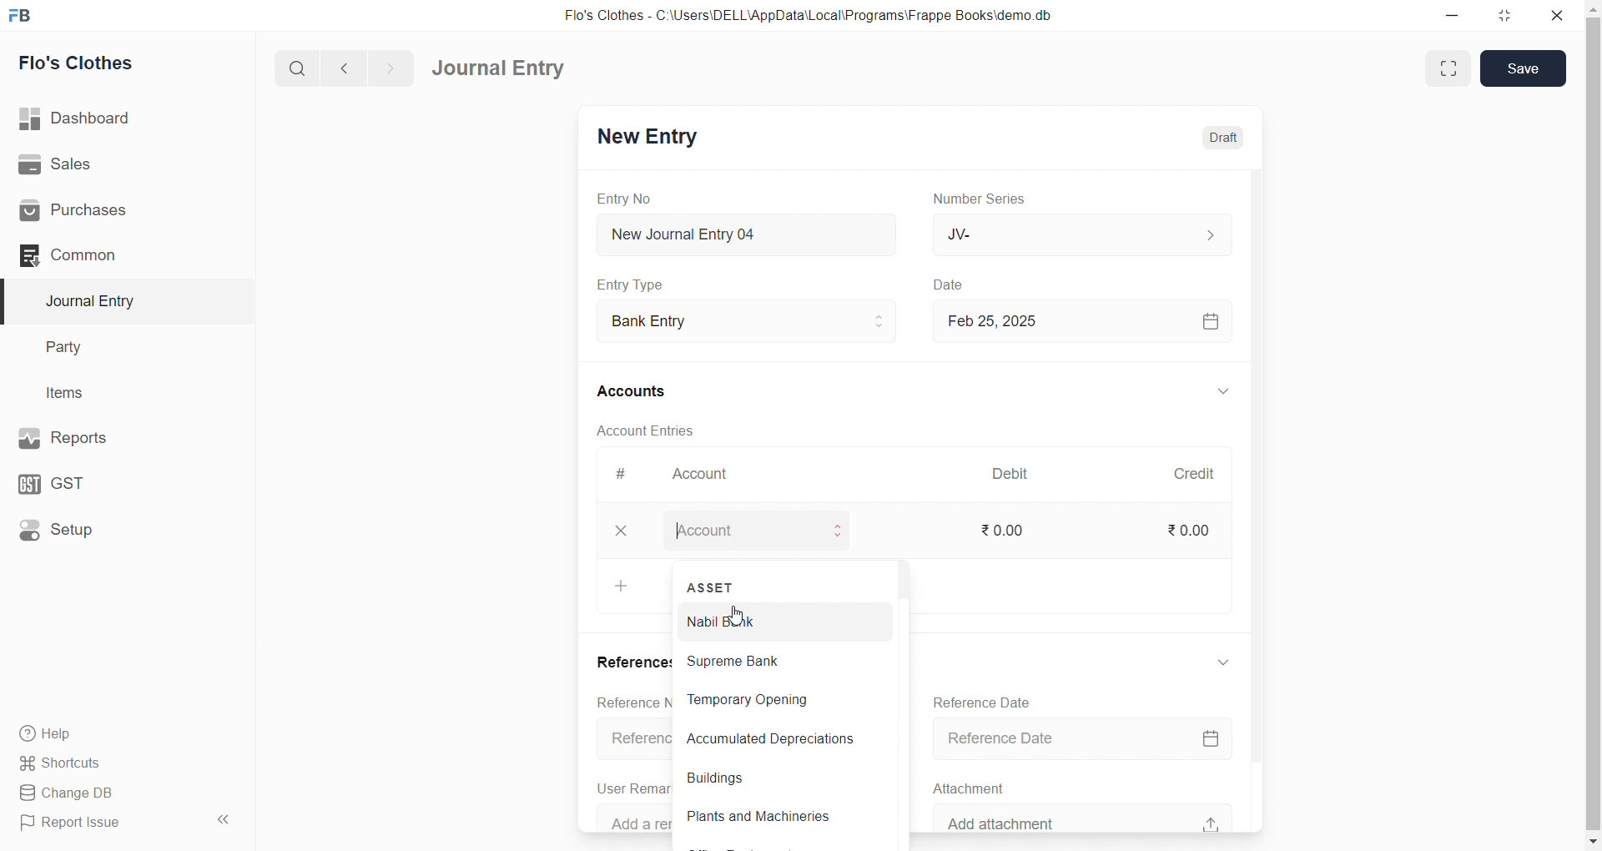  I want to click on Flo's Clothes, so click(119, 63).